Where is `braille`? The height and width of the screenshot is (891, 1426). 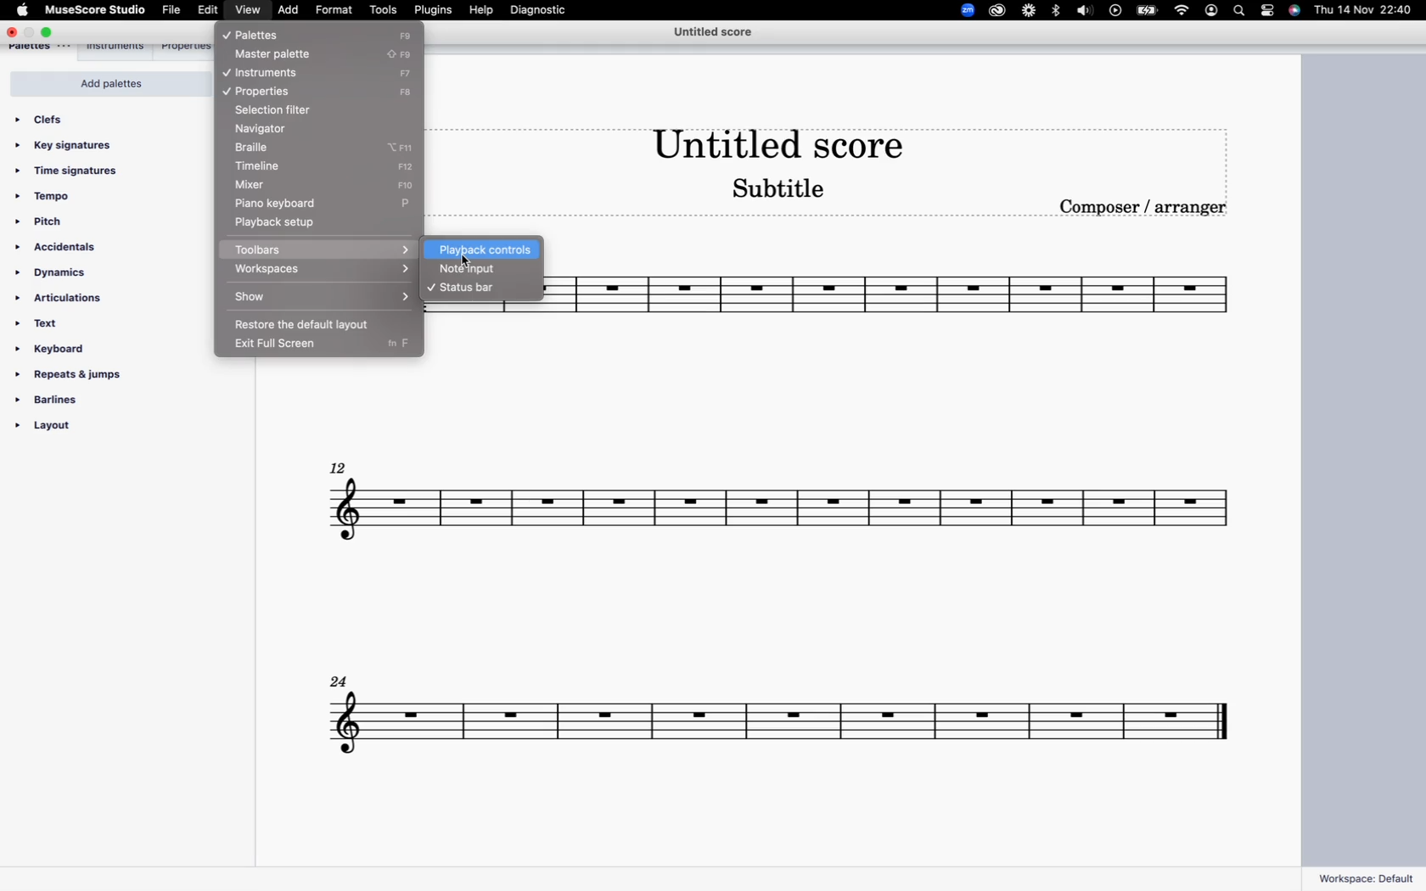 braille is located at coordinates (279, 146).